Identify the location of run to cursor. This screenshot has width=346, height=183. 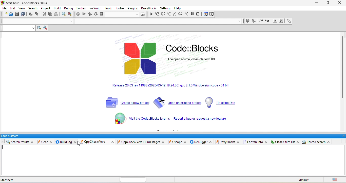
(157, 14).